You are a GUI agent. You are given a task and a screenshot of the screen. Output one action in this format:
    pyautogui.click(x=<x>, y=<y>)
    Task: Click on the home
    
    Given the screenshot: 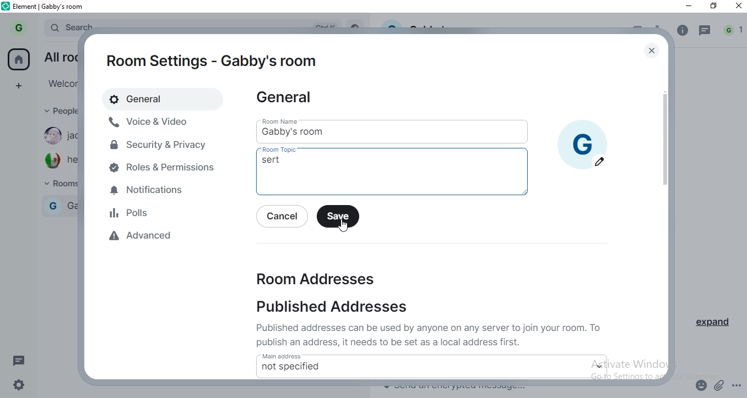 What is the action you would take?
    pyautogui.click(x=19, y=59)
    